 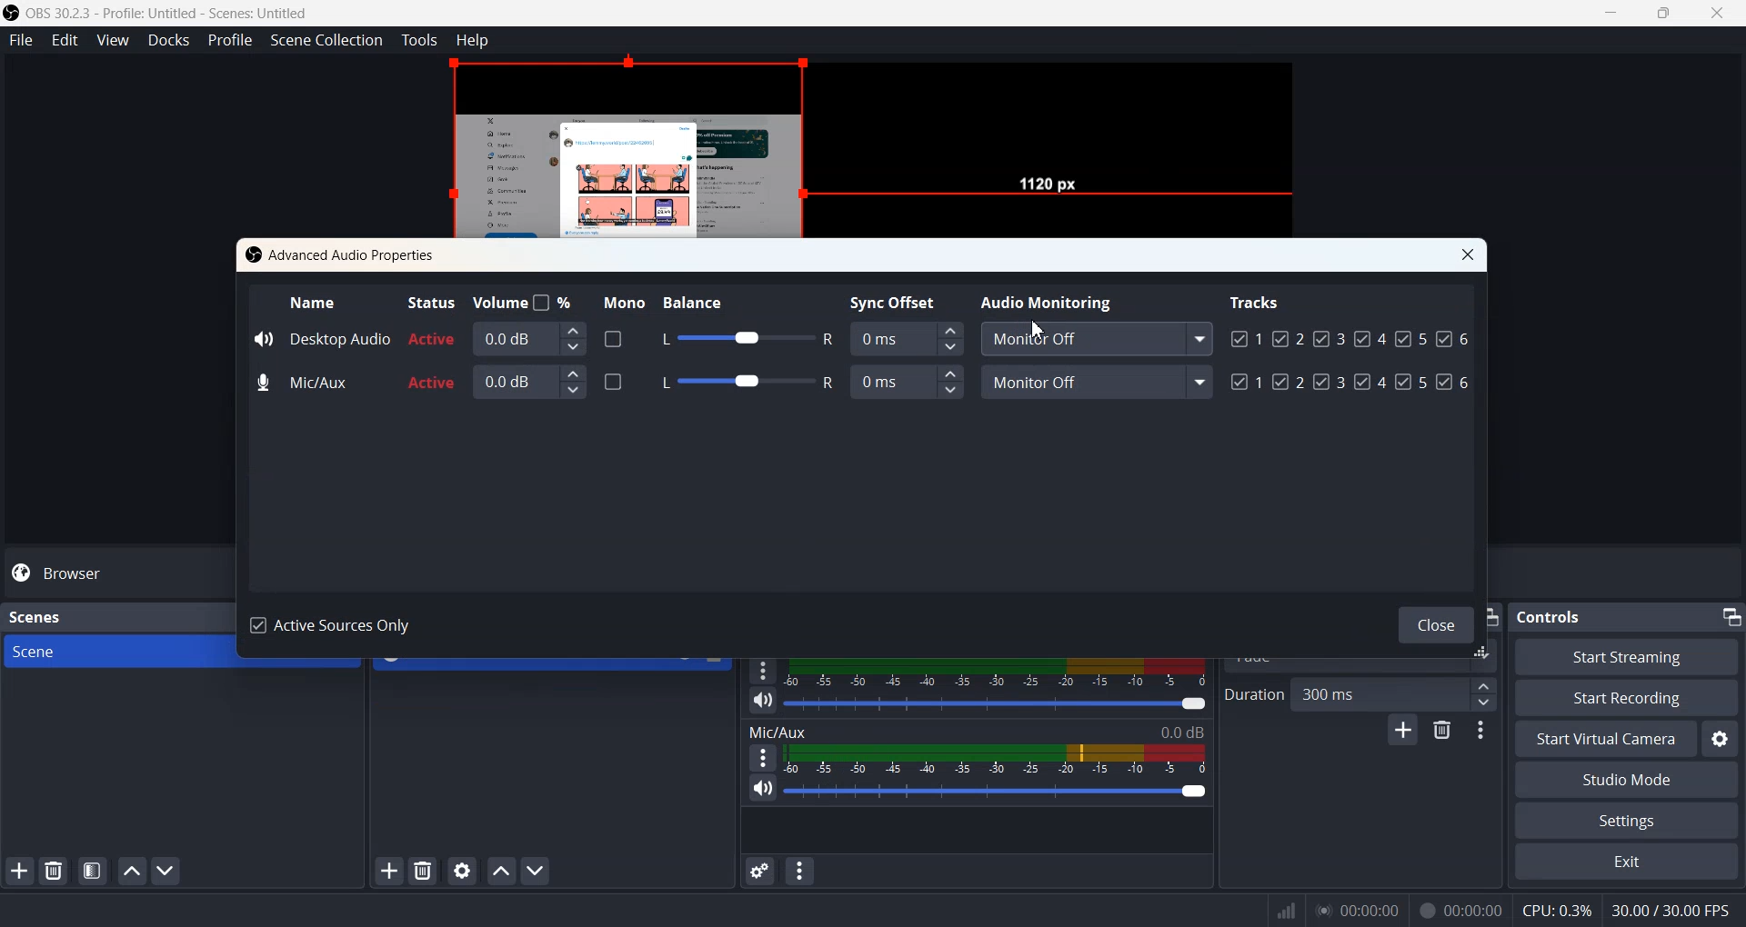 What do you see at coordinates (426, 871) in the screenshot?
I see `Delete selected sources` at bounding box center [426, 871].